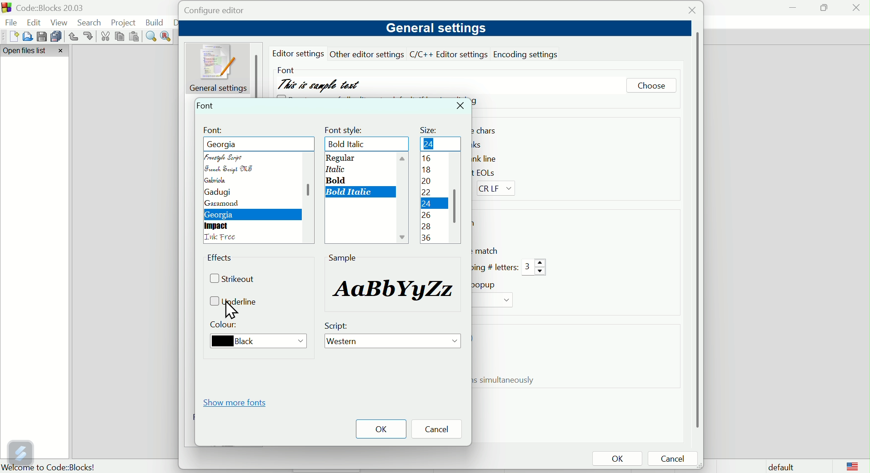 Image resolution: width=870 pixels, height=473 pixels. What do you see at coordinates (223, 238) in the screenshot?
I see `language` at bounding box center [223, 238].